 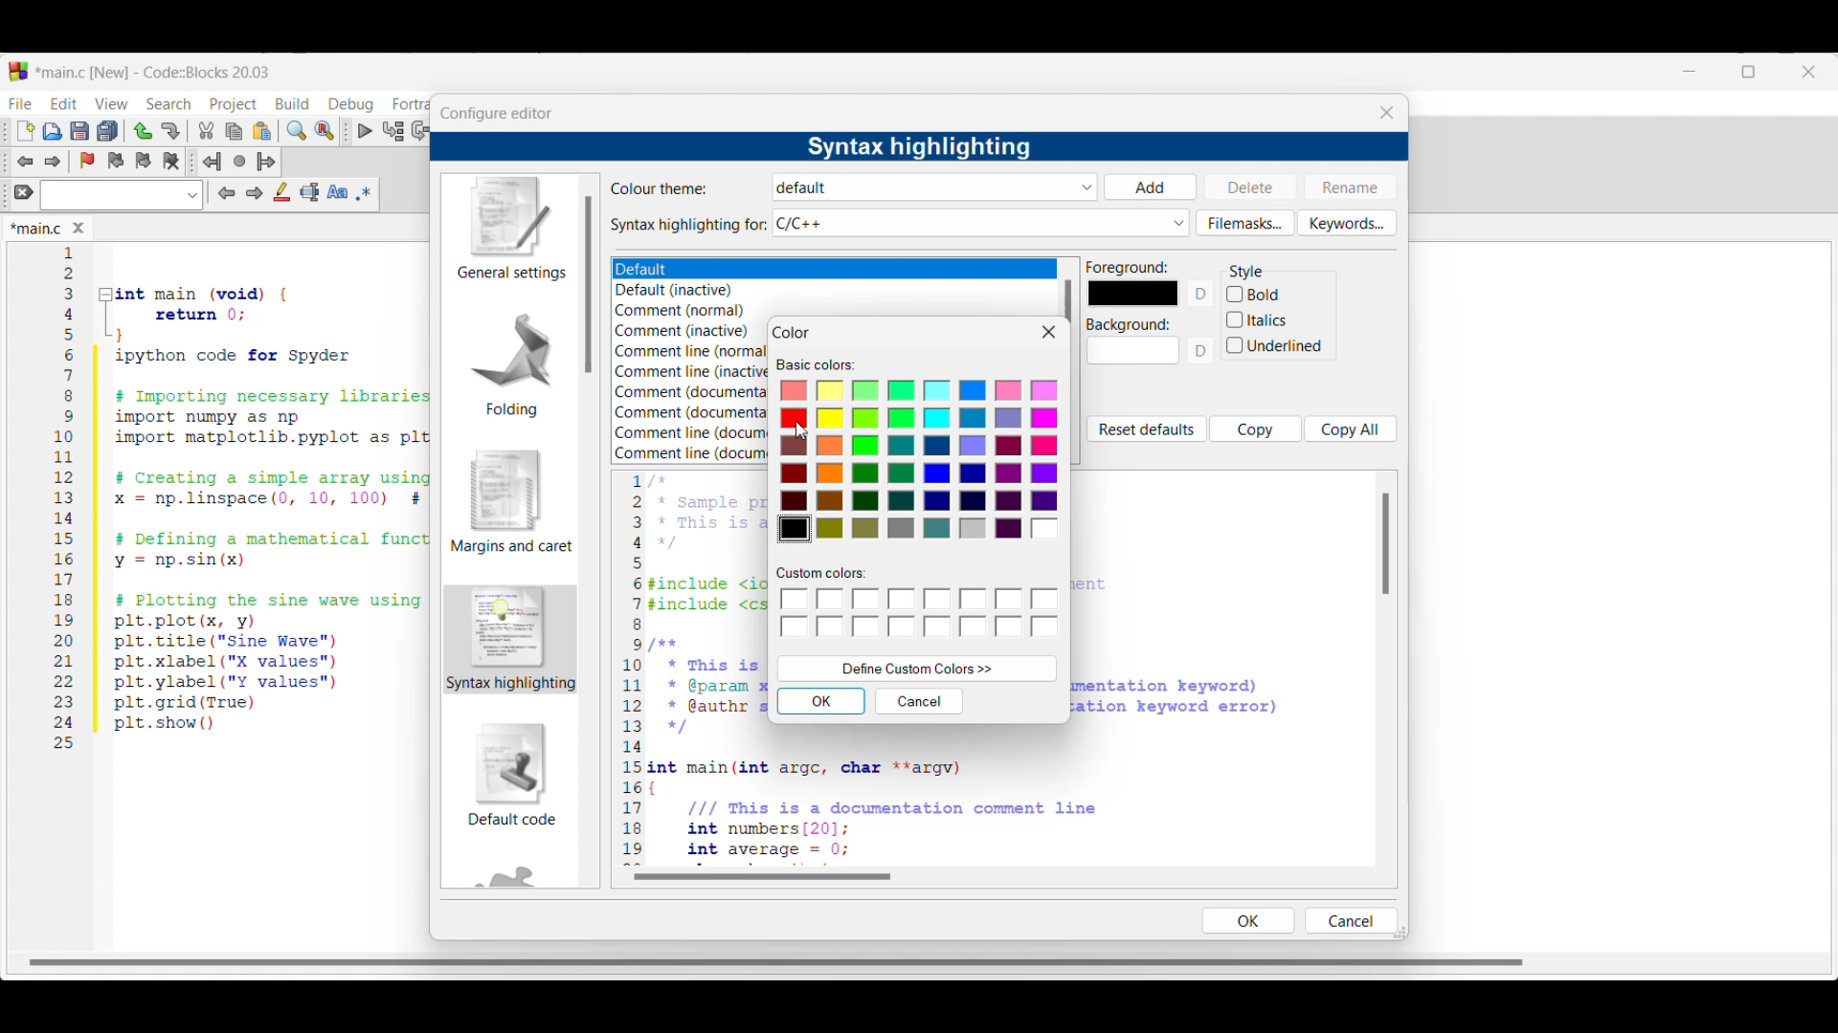 I want to click on Folding, so click(x=511, y=363).